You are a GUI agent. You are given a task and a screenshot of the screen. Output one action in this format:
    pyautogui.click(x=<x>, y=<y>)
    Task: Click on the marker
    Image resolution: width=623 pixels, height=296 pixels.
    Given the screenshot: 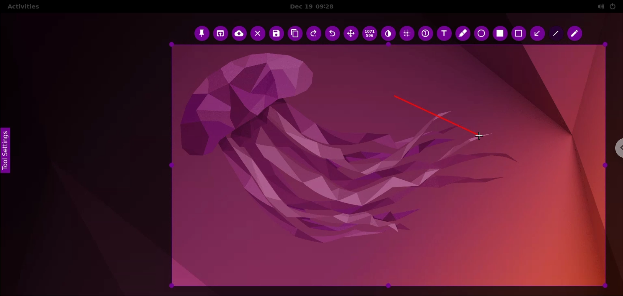 What is the action you would take?
    pyautogui.click(x=462, y=34)
    